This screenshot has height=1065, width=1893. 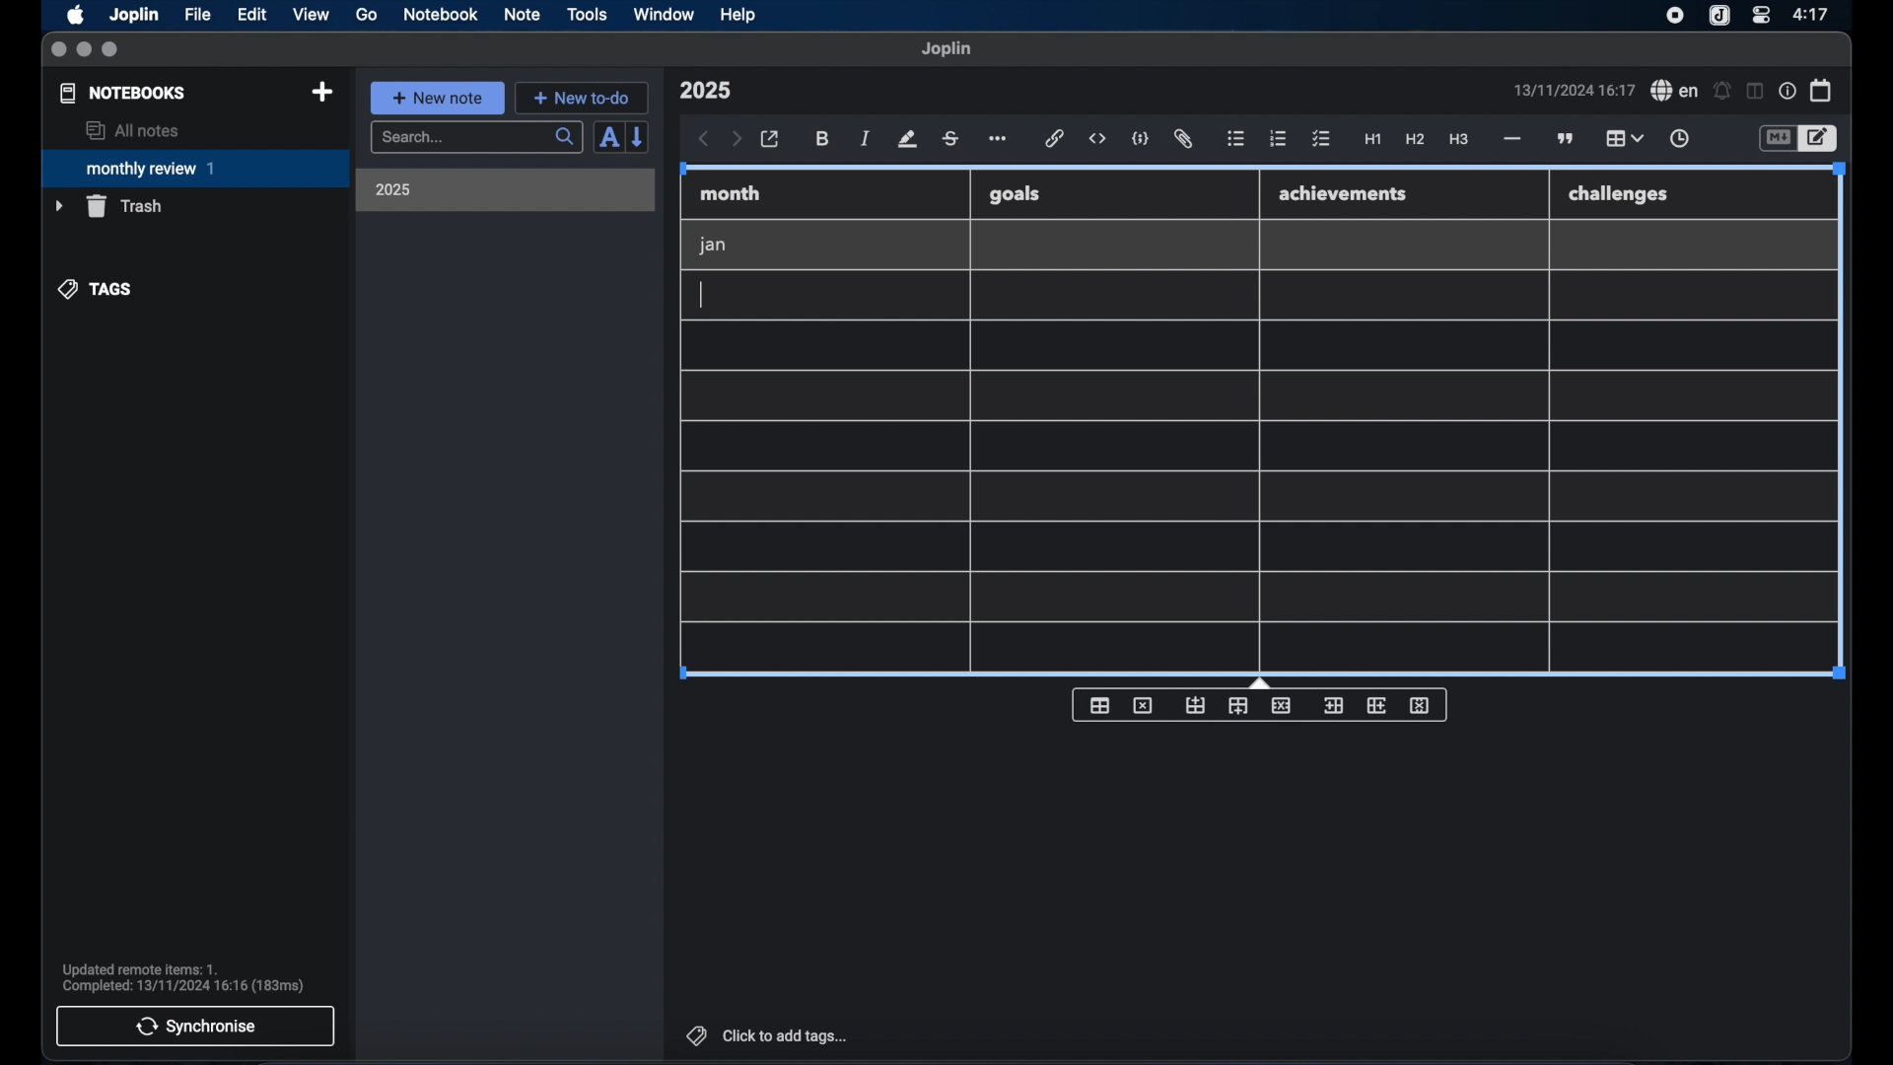 What do you see at coordinates (311, 15) in the screenshot?
I see `view` at bounding box center [311, 15].